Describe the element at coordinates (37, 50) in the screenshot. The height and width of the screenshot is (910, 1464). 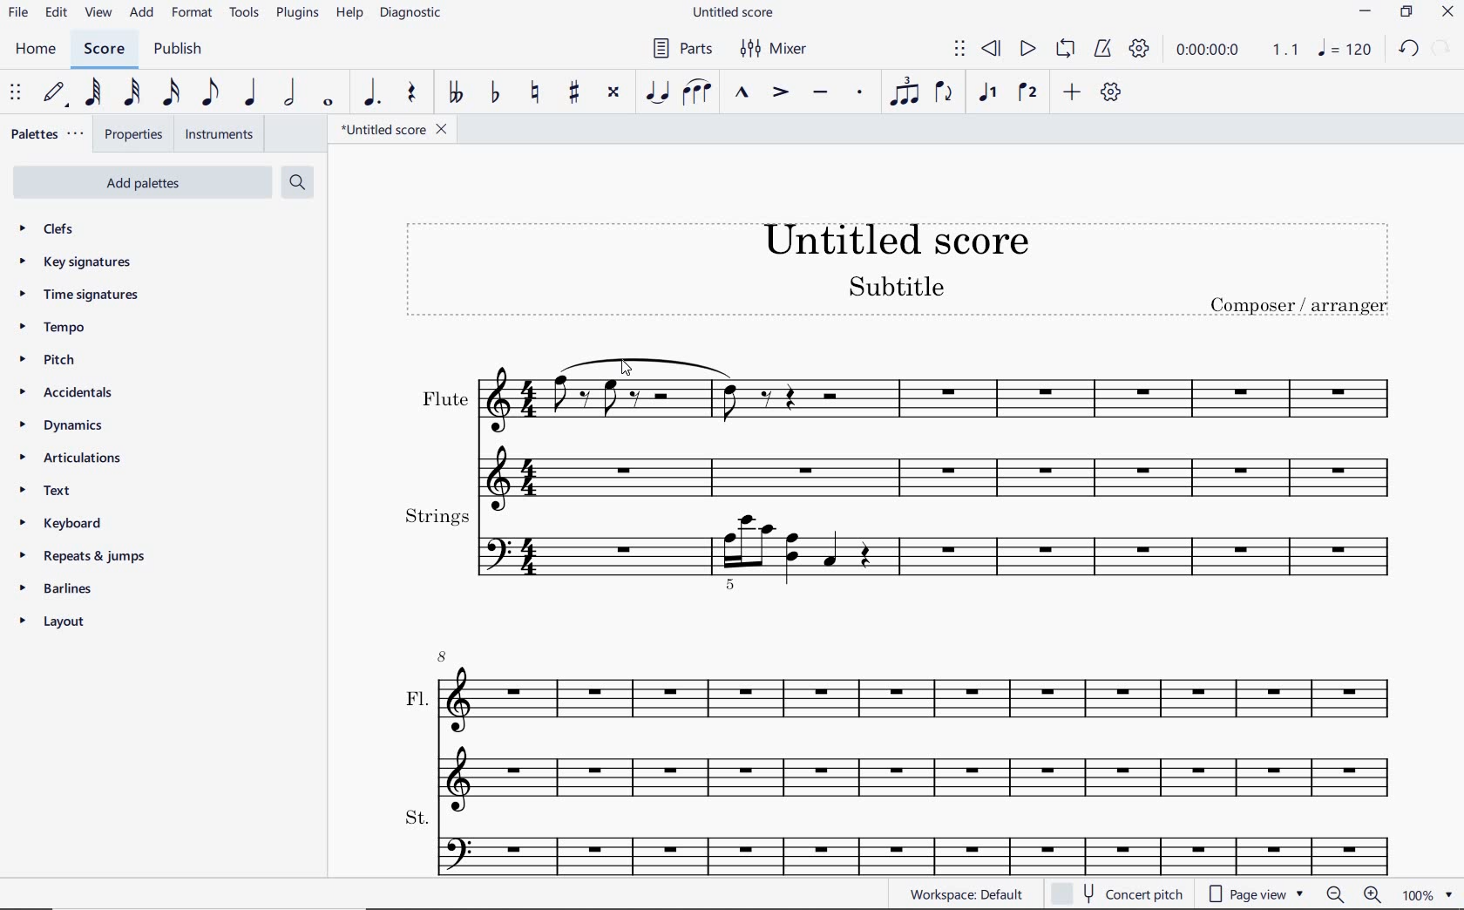
I see `home` at that location.